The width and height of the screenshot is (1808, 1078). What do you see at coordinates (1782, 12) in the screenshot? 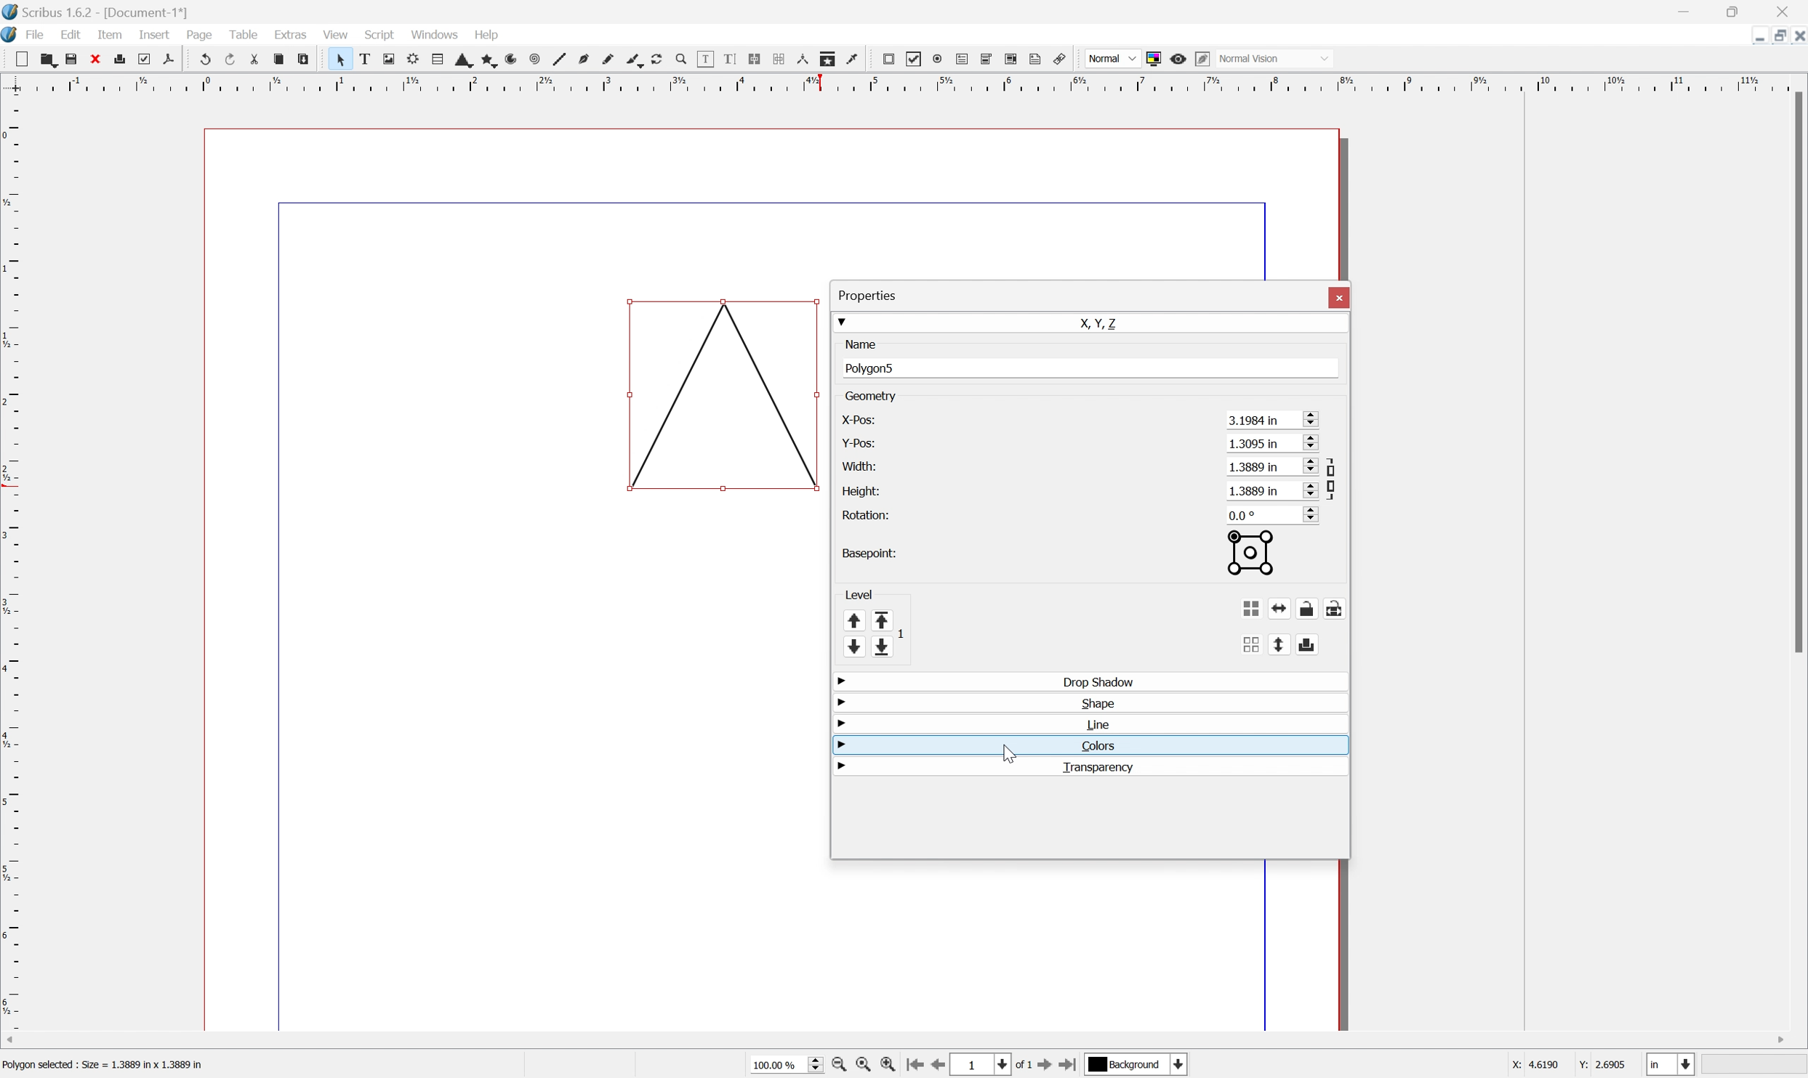
I see `Close` at bounding box center [1782, 12].